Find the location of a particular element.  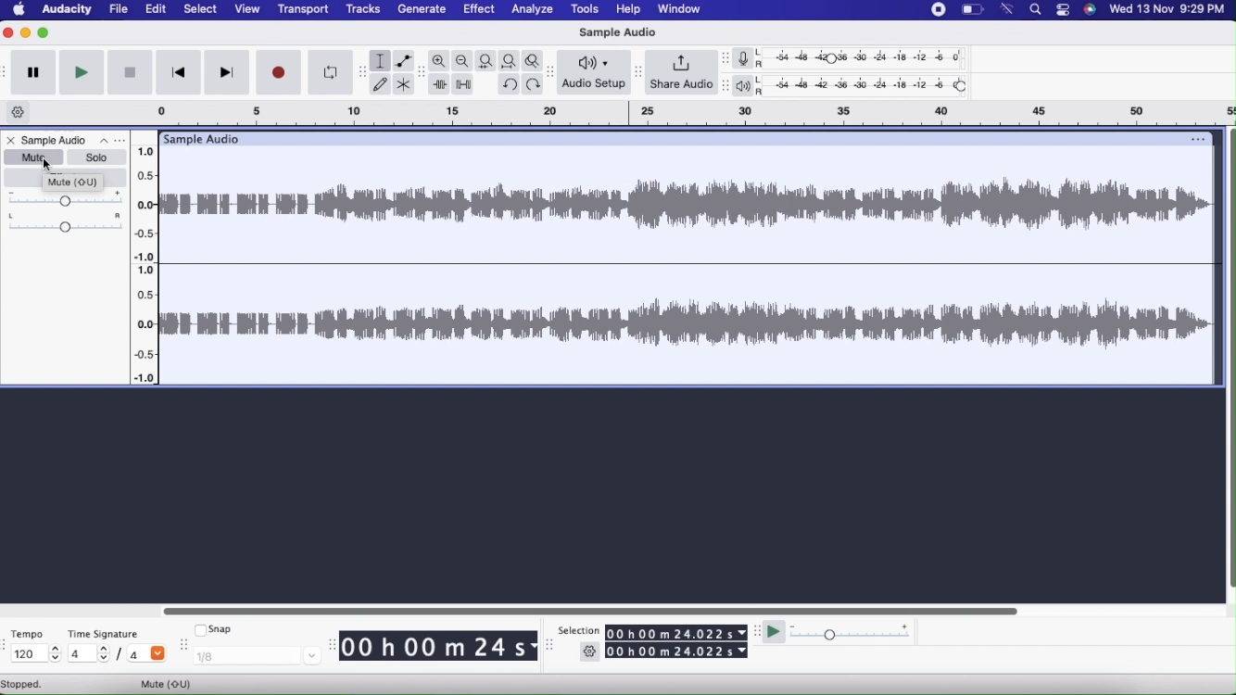

4 is located at coordinates (146, 655).